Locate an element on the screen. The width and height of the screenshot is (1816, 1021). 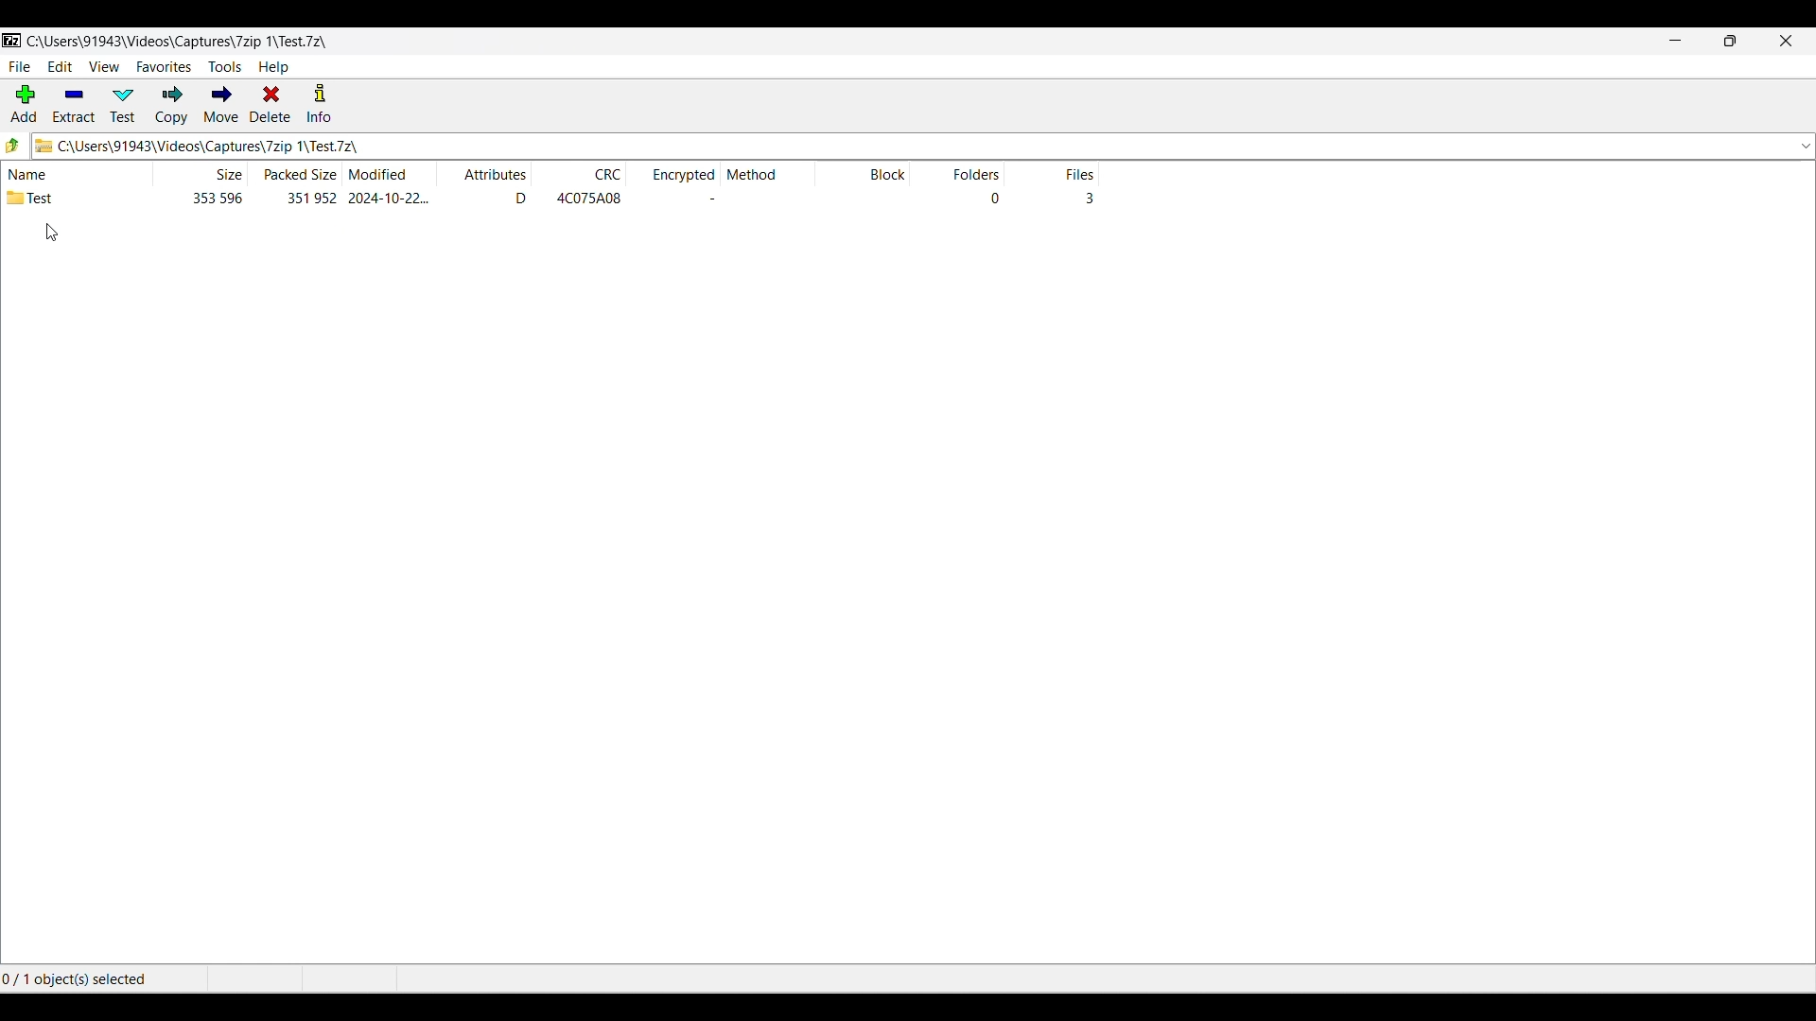
Minimize is located at coordinates (1675, 40).